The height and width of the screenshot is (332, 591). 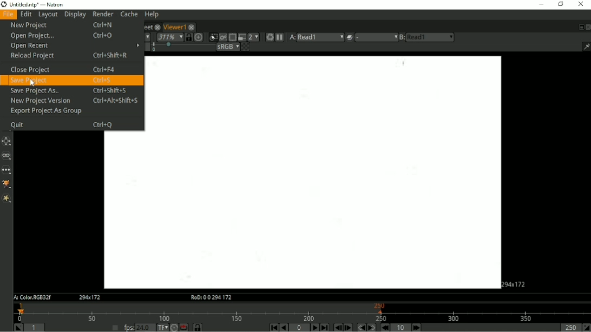 I want to click on Render image, so click(x=222, y=37).